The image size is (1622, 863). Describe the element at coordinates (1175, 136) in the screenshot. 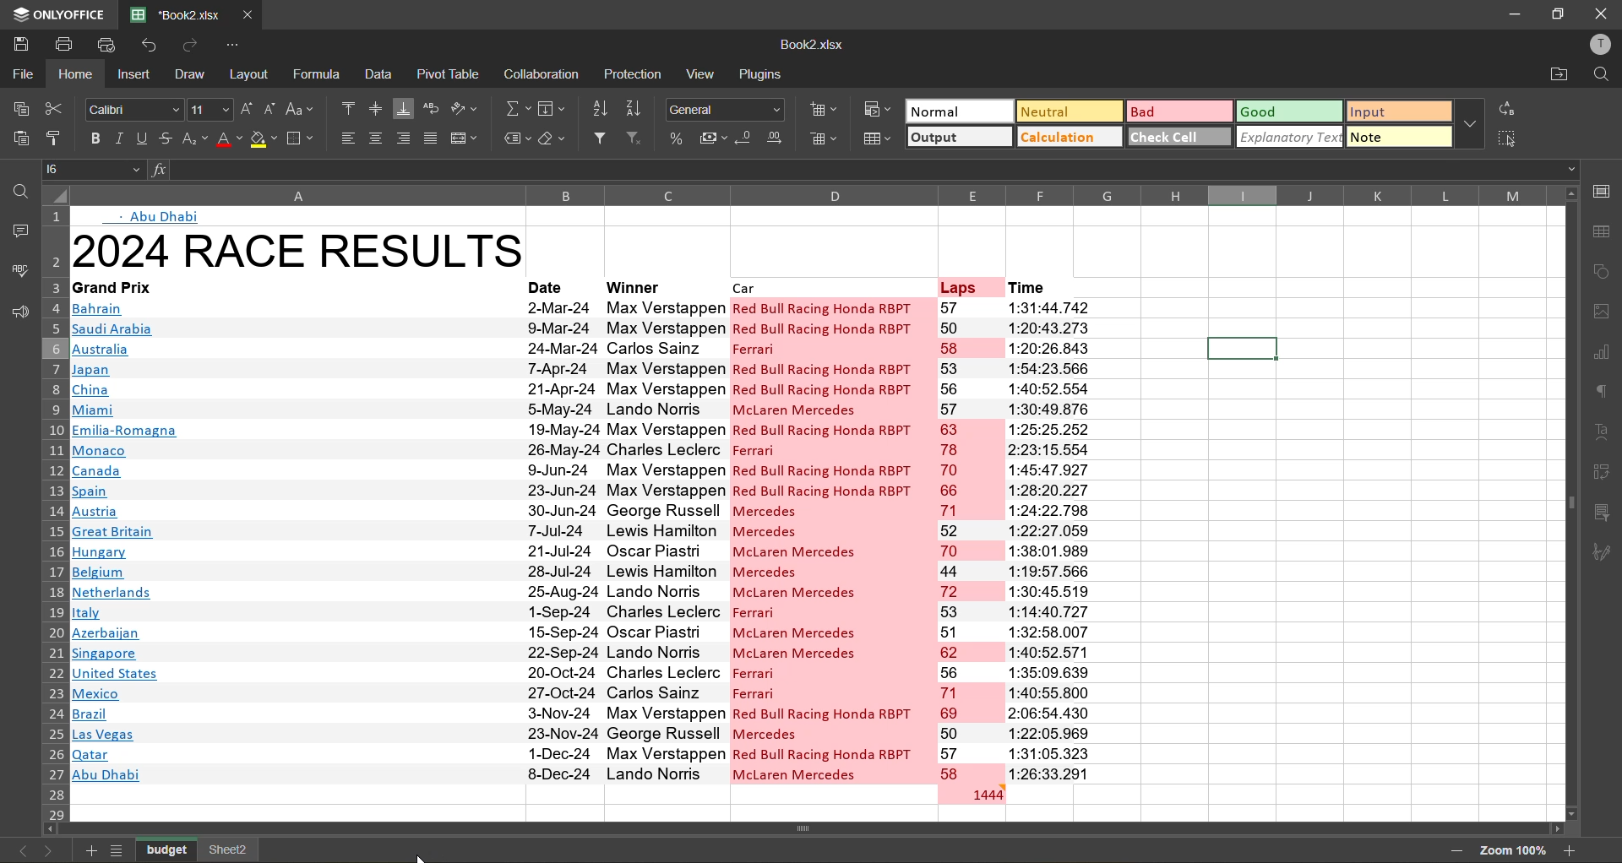

I see `check cell` at that location.